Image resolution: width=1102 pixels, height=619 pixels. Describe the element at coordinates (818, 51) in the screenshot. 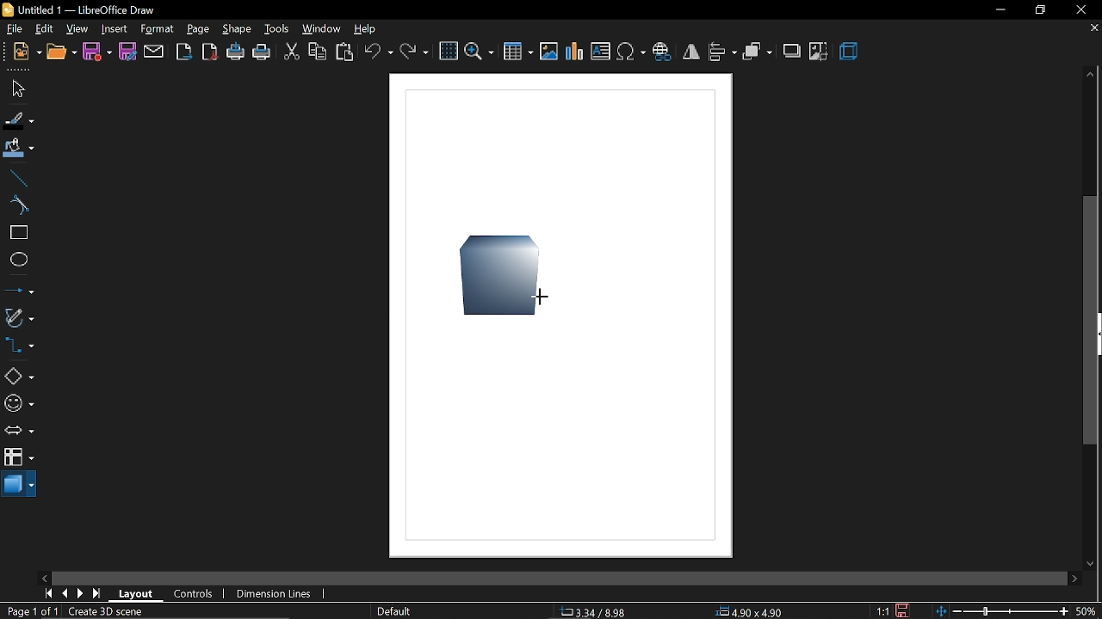

I see `crop` at that location.